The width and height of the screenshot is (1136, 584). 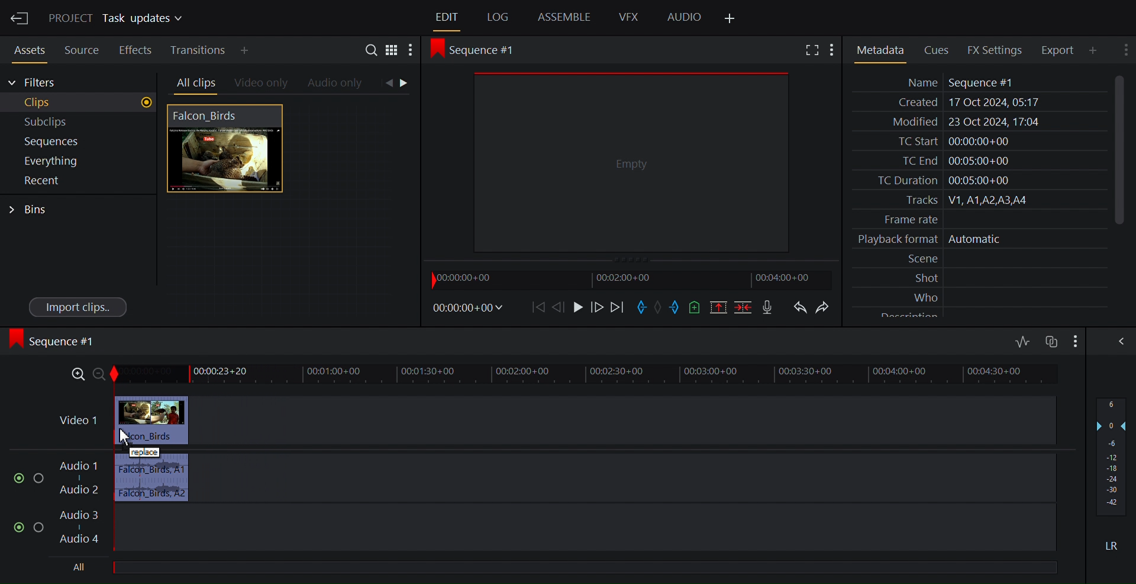 I want to click on Media Viewer, so click(x=631, y=161).